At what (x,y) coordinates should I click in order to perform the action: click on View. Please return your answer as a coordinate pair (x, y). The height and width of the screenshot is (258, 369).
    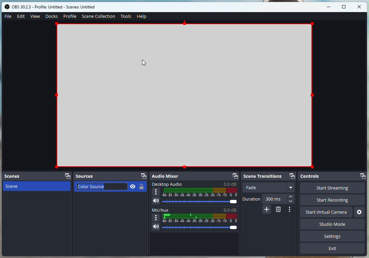
    Looking at the image, I should click on (35, 16).